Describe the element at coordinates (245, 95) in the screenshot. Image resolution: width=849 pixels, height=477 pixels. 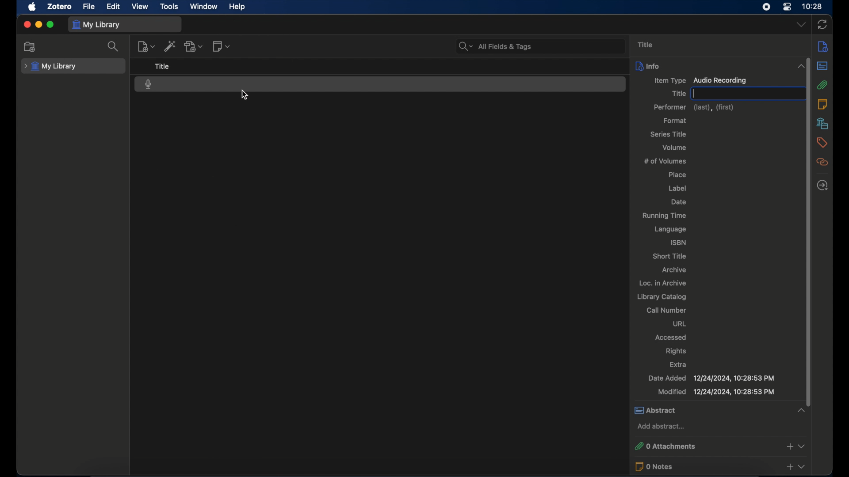
I see `cursor` at that location.